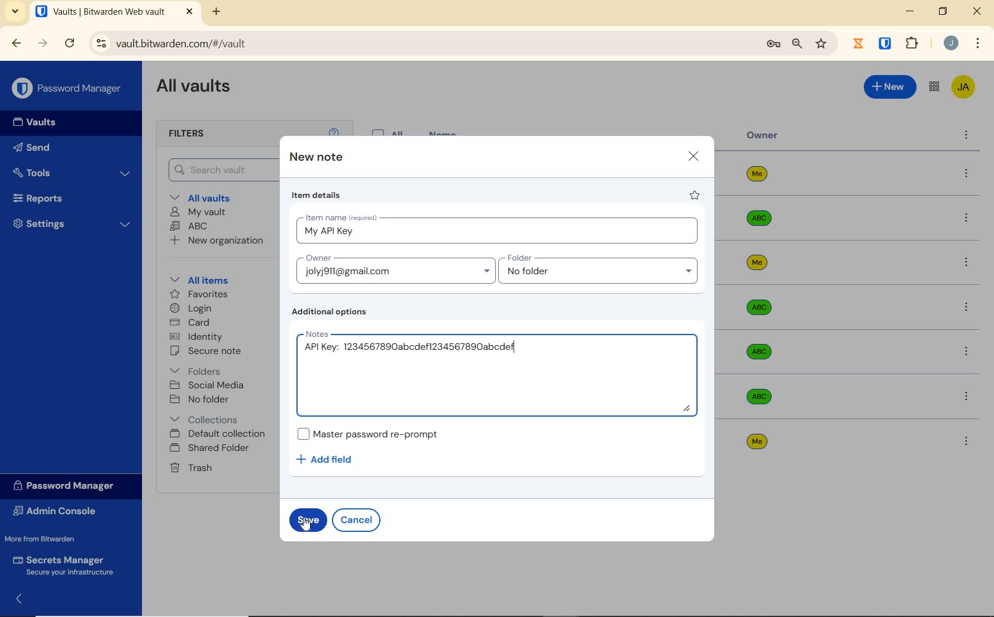  What do you see at coordinates (198, 337) in the screenshot?
I see `identity` at bounding box center [198, 337].